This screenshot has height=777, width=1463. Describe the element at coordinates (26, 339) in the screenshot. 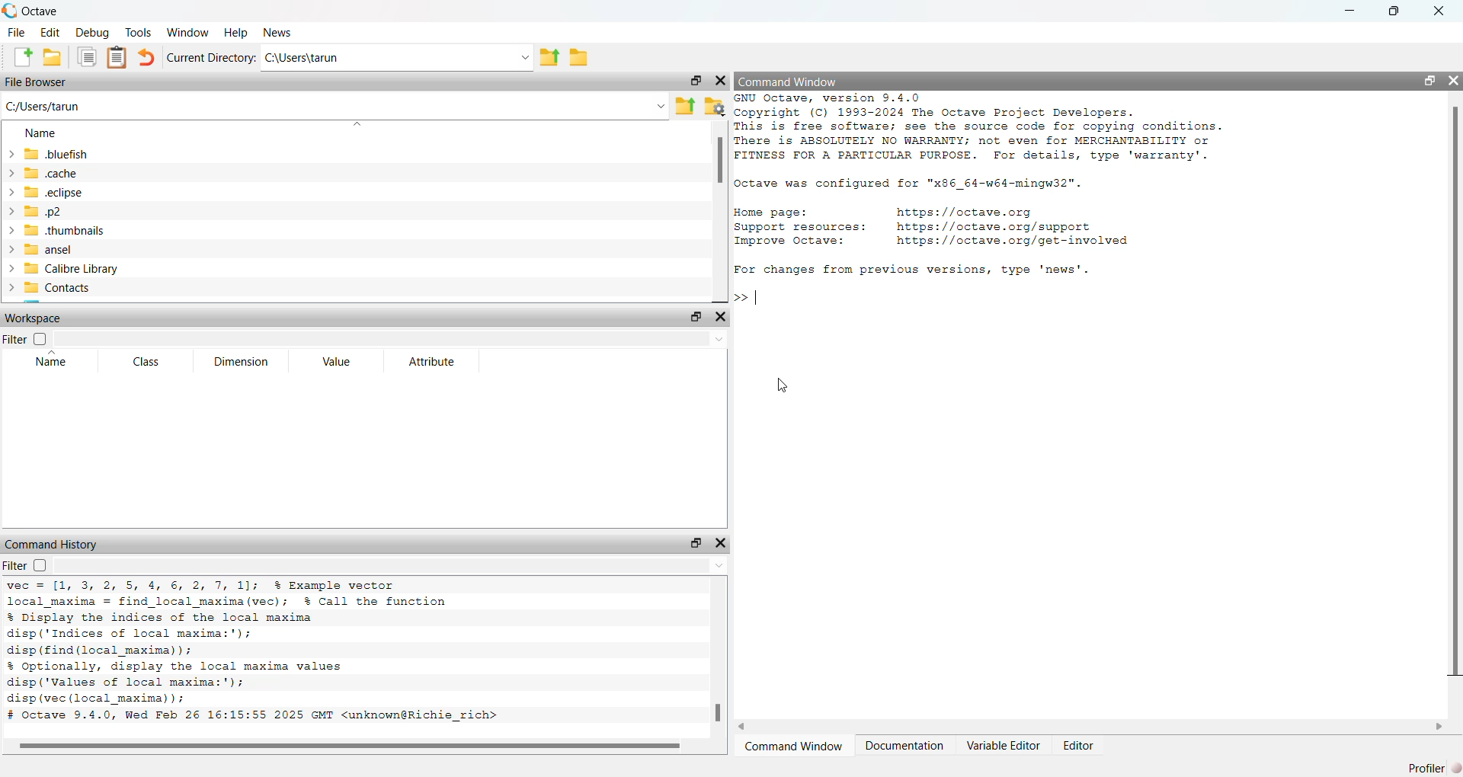

I see `Filter` at that location.